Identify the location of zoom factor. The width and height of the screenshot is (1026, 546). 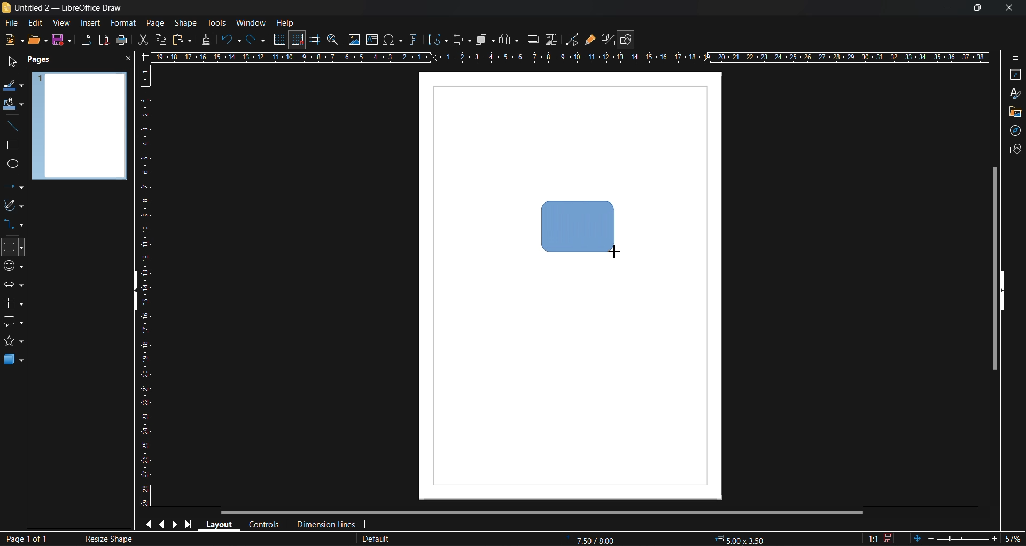
(1012, 538).